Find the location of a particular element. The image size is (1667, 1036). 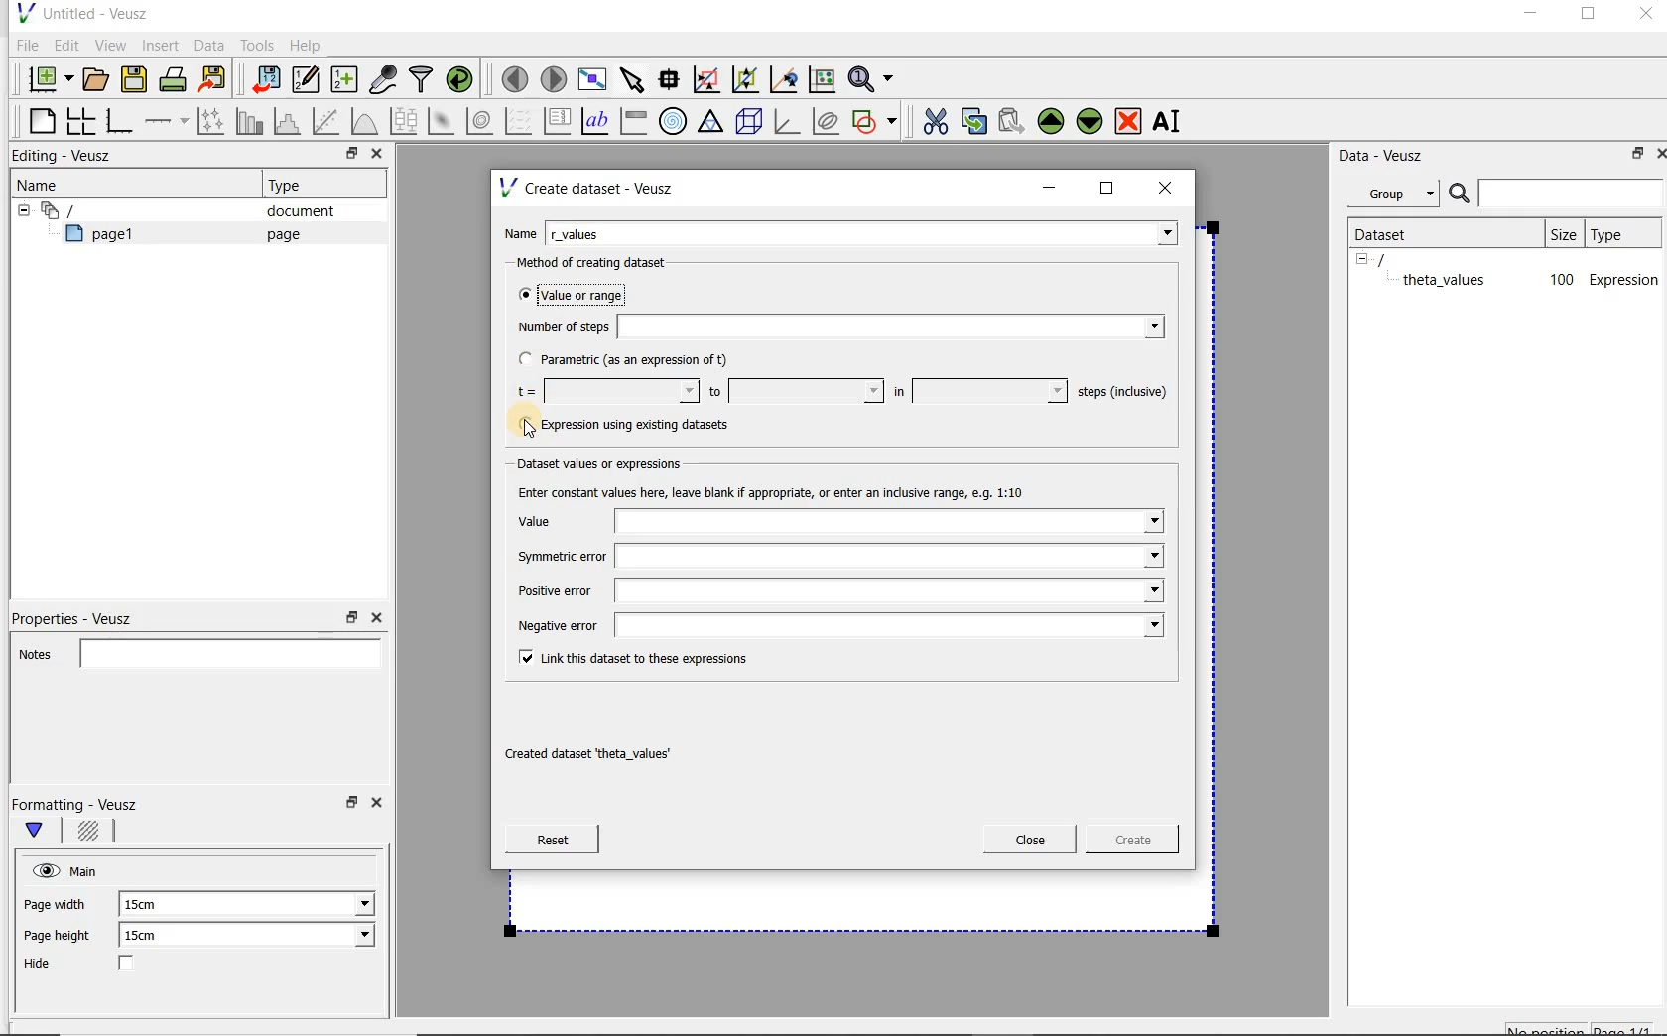

click to recenter graph axes is located at coordinates (785, 80).